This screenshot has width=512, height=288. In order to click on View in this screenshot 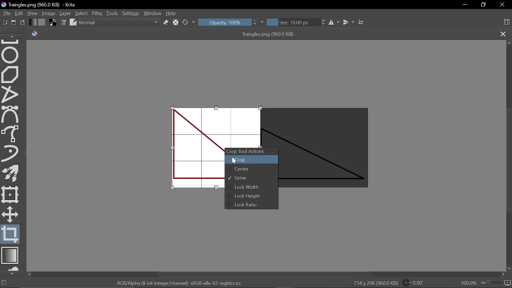, I will do `click(33, 13)`.